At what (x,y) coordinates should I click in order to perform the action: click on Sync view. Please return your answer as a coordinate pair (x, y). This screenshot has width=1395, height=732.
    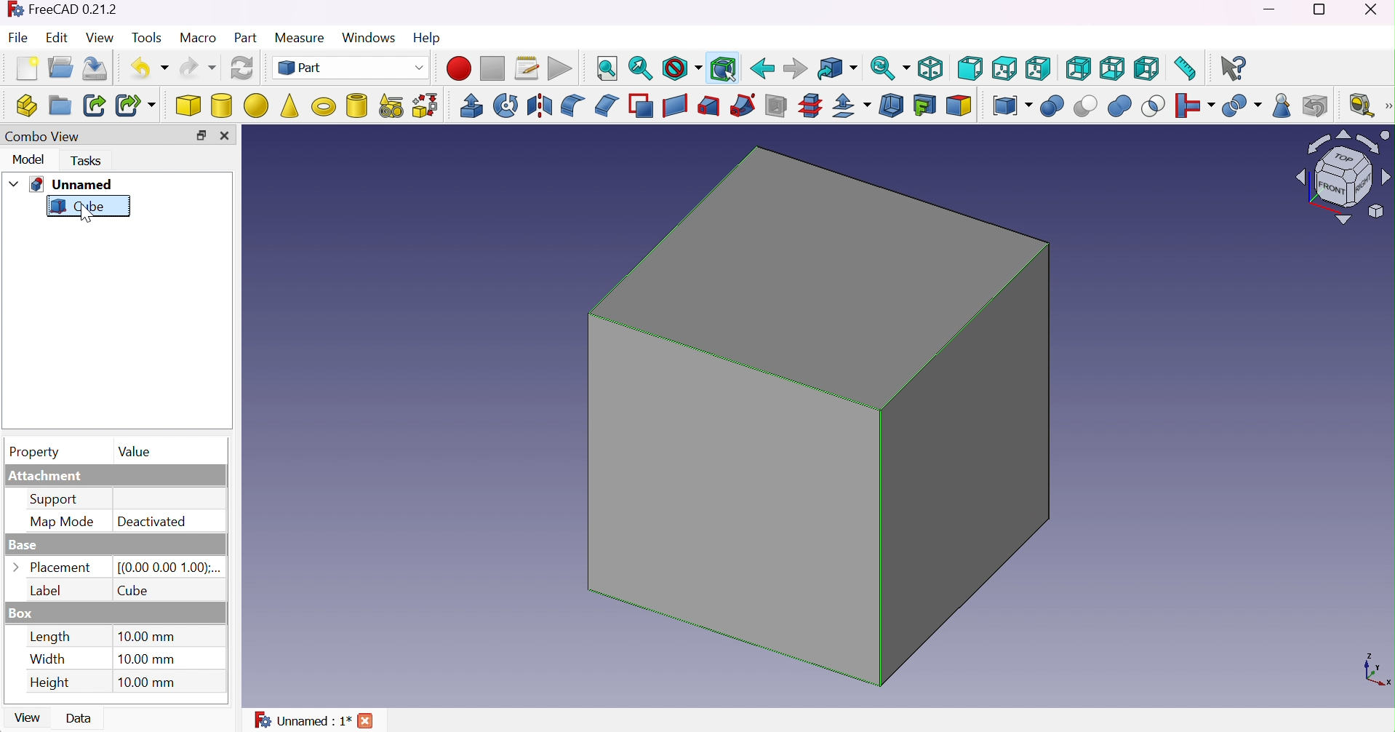
    Looking at the image, I should click on (889, 70).